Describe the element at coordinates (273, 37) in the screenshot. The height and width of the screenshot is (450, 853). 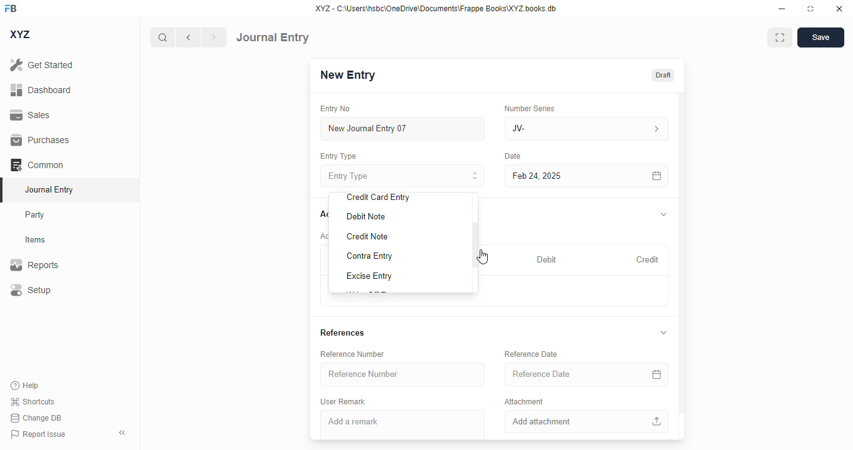
I see `journal entry` at that location.